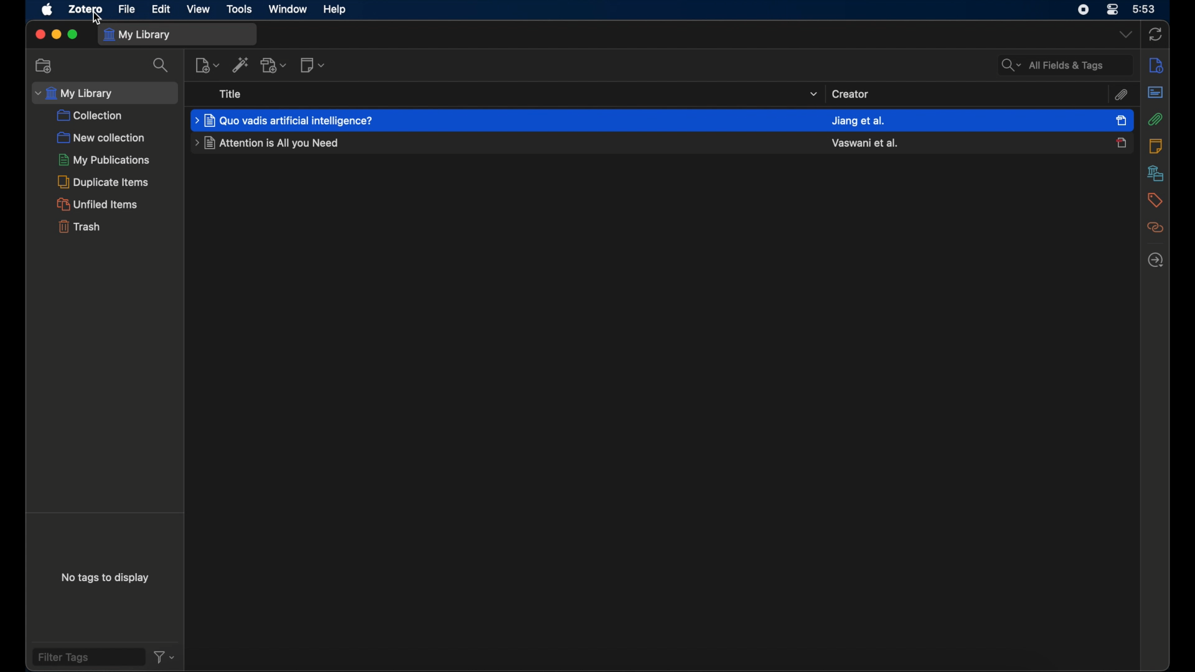 This screenshot has height=672, width=1195. Describe the element at coordinates (1125, 35) in the screenshot. I see `dropdown menu` at that location.